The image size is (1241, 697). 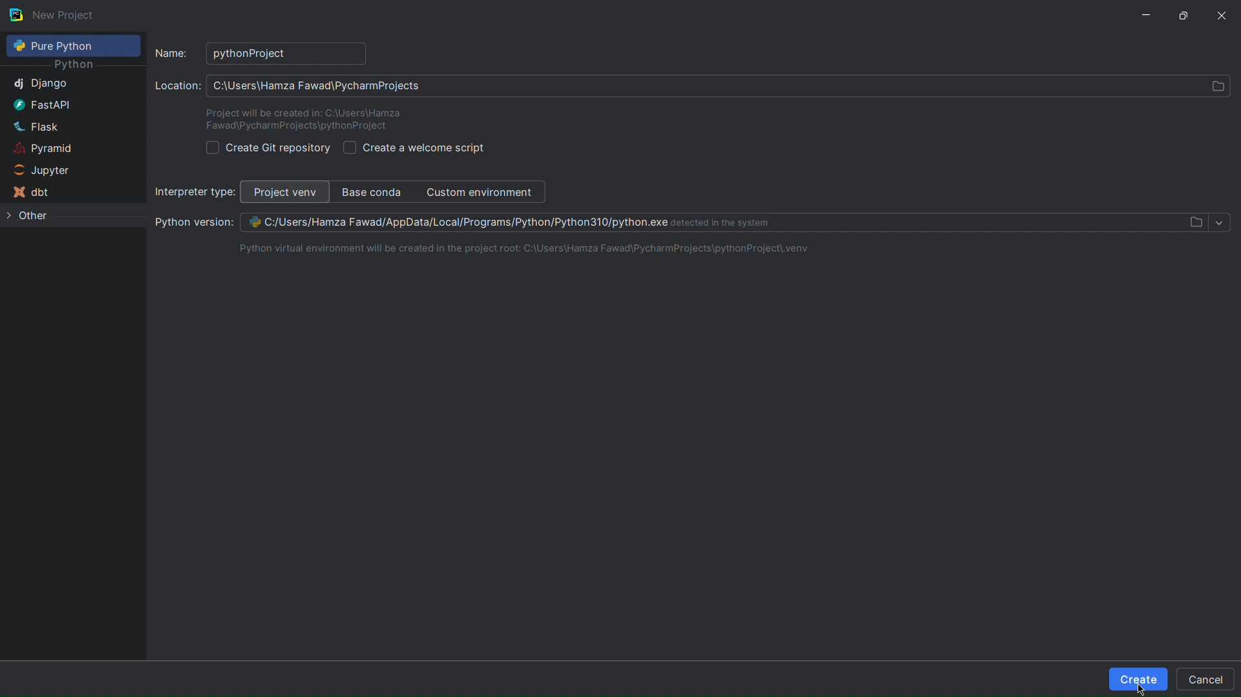 What do you see at coordinates (1138, 680) in the screenshot?
I see `Create` at bounding box center [1138, 680].